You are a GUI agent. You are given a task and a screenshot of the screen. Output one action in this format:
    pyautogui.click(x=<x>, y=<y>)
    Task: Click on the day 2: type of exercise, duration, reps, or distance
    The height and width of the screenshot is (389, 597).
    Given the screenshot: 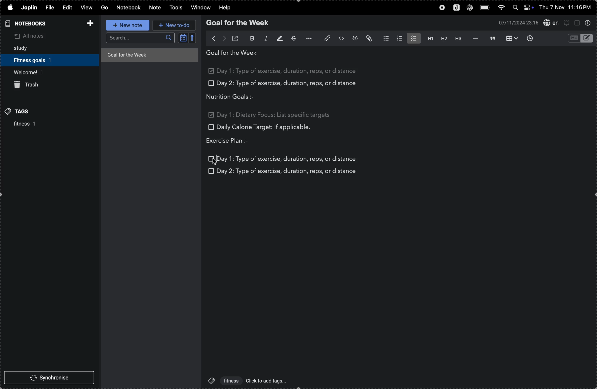 What is the action you would take?
    pyautogui.click(x=288, y=171)
    